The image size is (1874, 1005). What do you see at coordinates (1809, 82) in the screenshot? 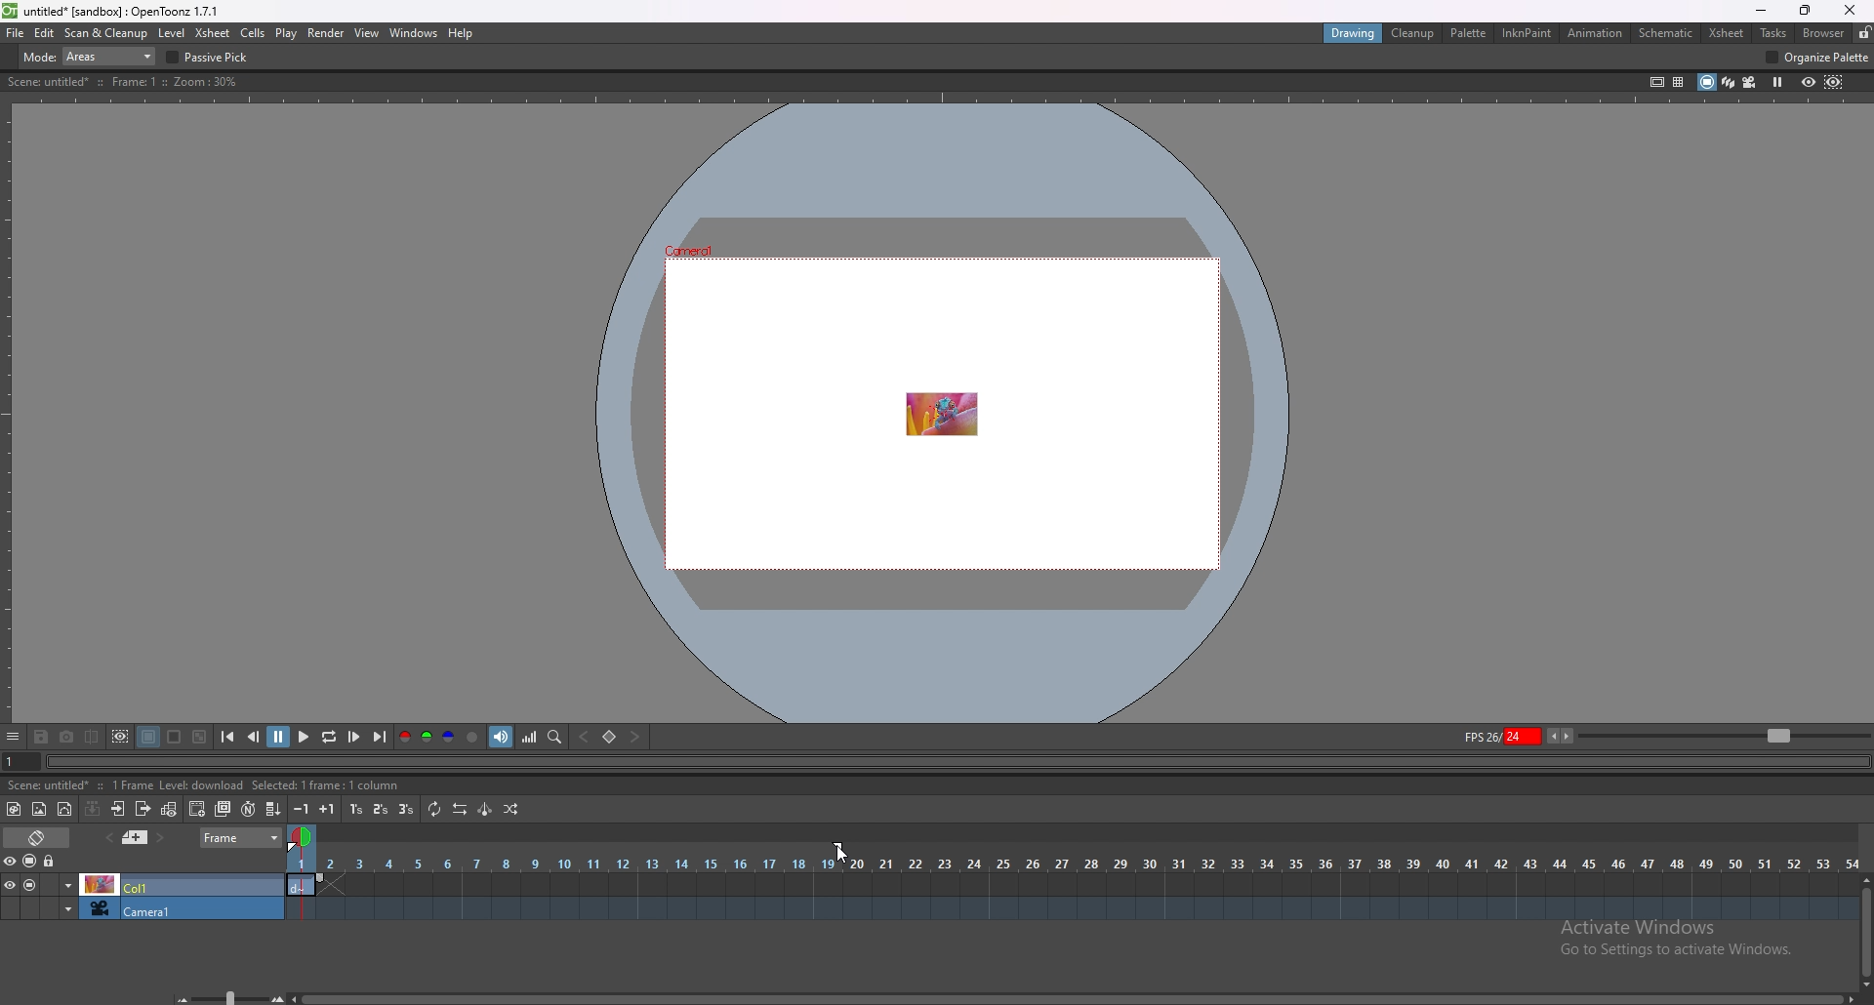
I see `preview` at bounding box center [1809, 82].